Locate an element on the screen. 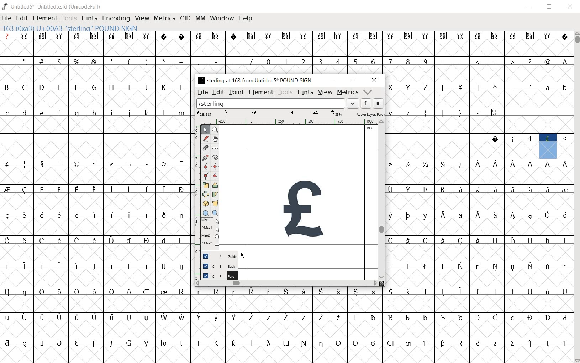 The height and width of the screenshot is (363, 580). Symbol is located at coordinates (94, 240).